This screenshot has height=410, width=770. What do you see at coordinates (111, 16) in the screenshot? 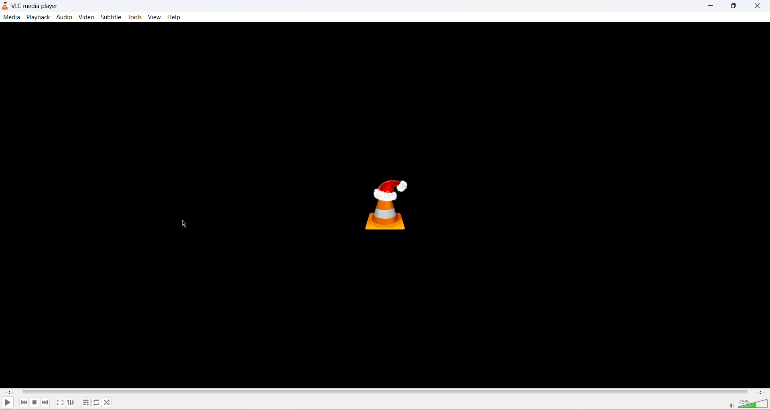
I see `subtitle` at bounding box center [111, 16].